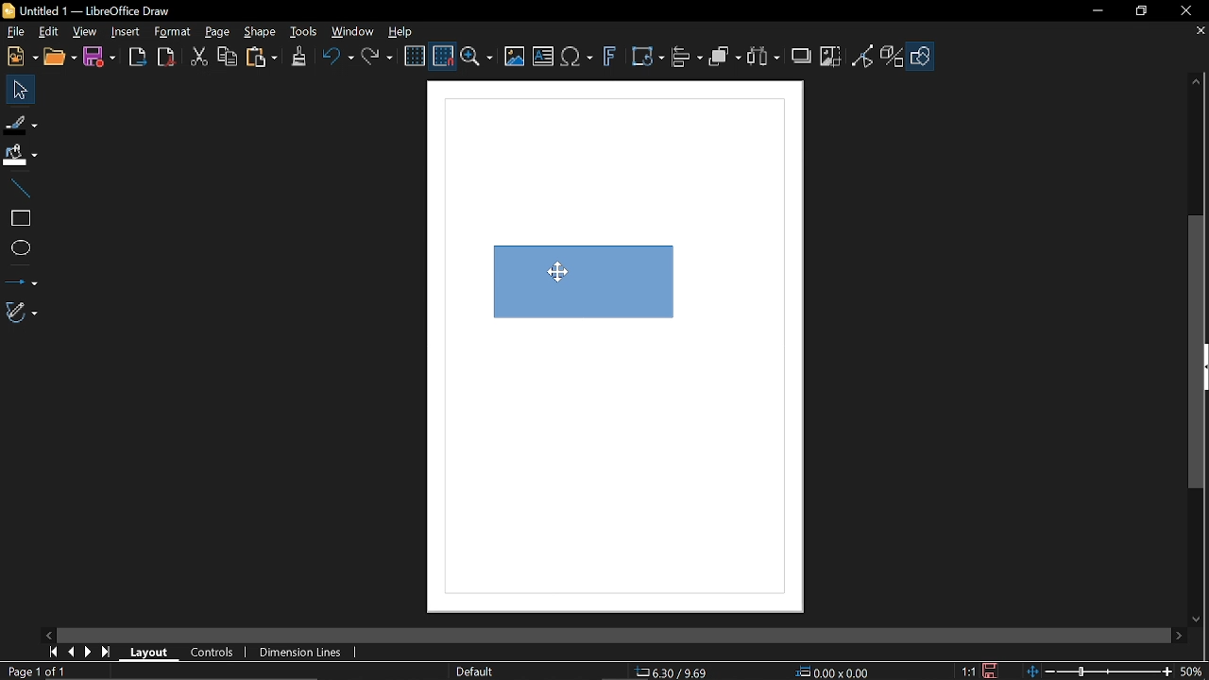 The width and height of the screenshot is (1209, 680). What do you see at coordinates (688, 59) in the screenshot?
I see `Align` at bounding box center [688, 59].